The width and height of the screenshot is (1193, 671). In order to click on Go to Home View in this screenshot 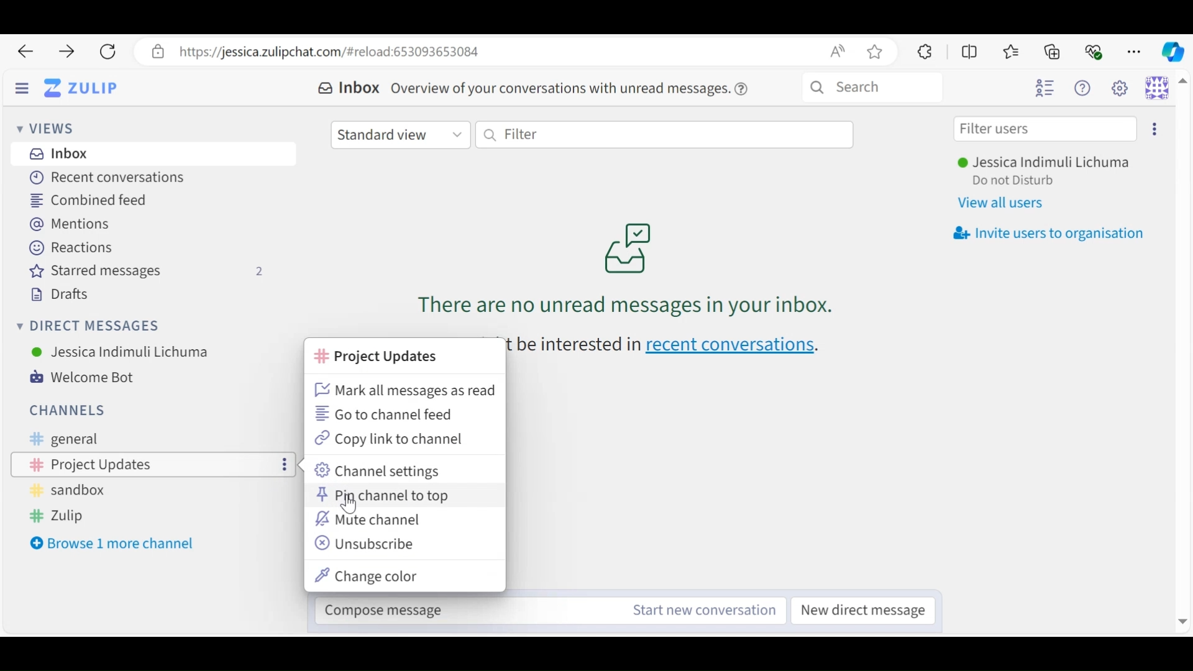, I will do `click(80, 89)`.